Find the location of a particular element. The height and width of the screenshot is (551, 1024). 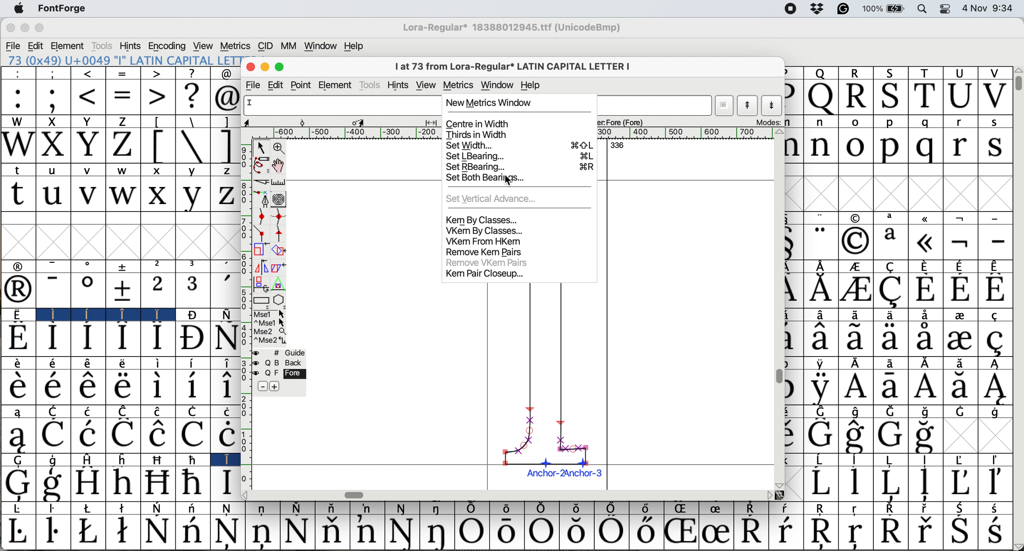

Symbol is located at coordinates (889, 483).